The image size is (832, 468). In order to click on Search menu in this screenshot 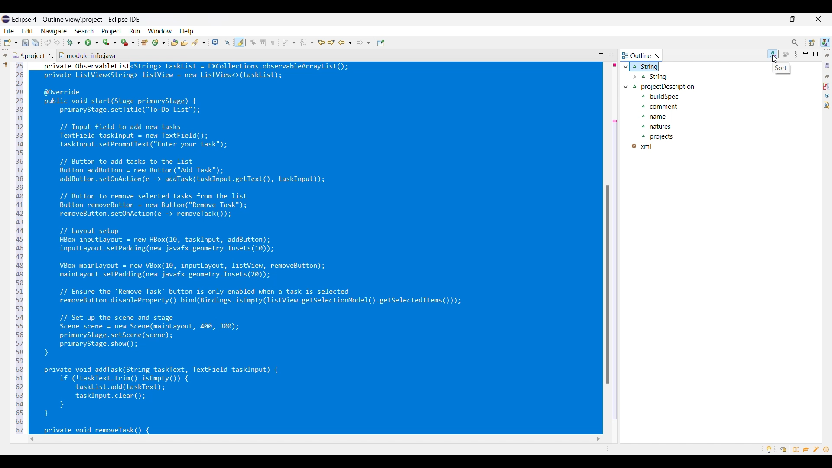, I will do `click(84, 31)`.